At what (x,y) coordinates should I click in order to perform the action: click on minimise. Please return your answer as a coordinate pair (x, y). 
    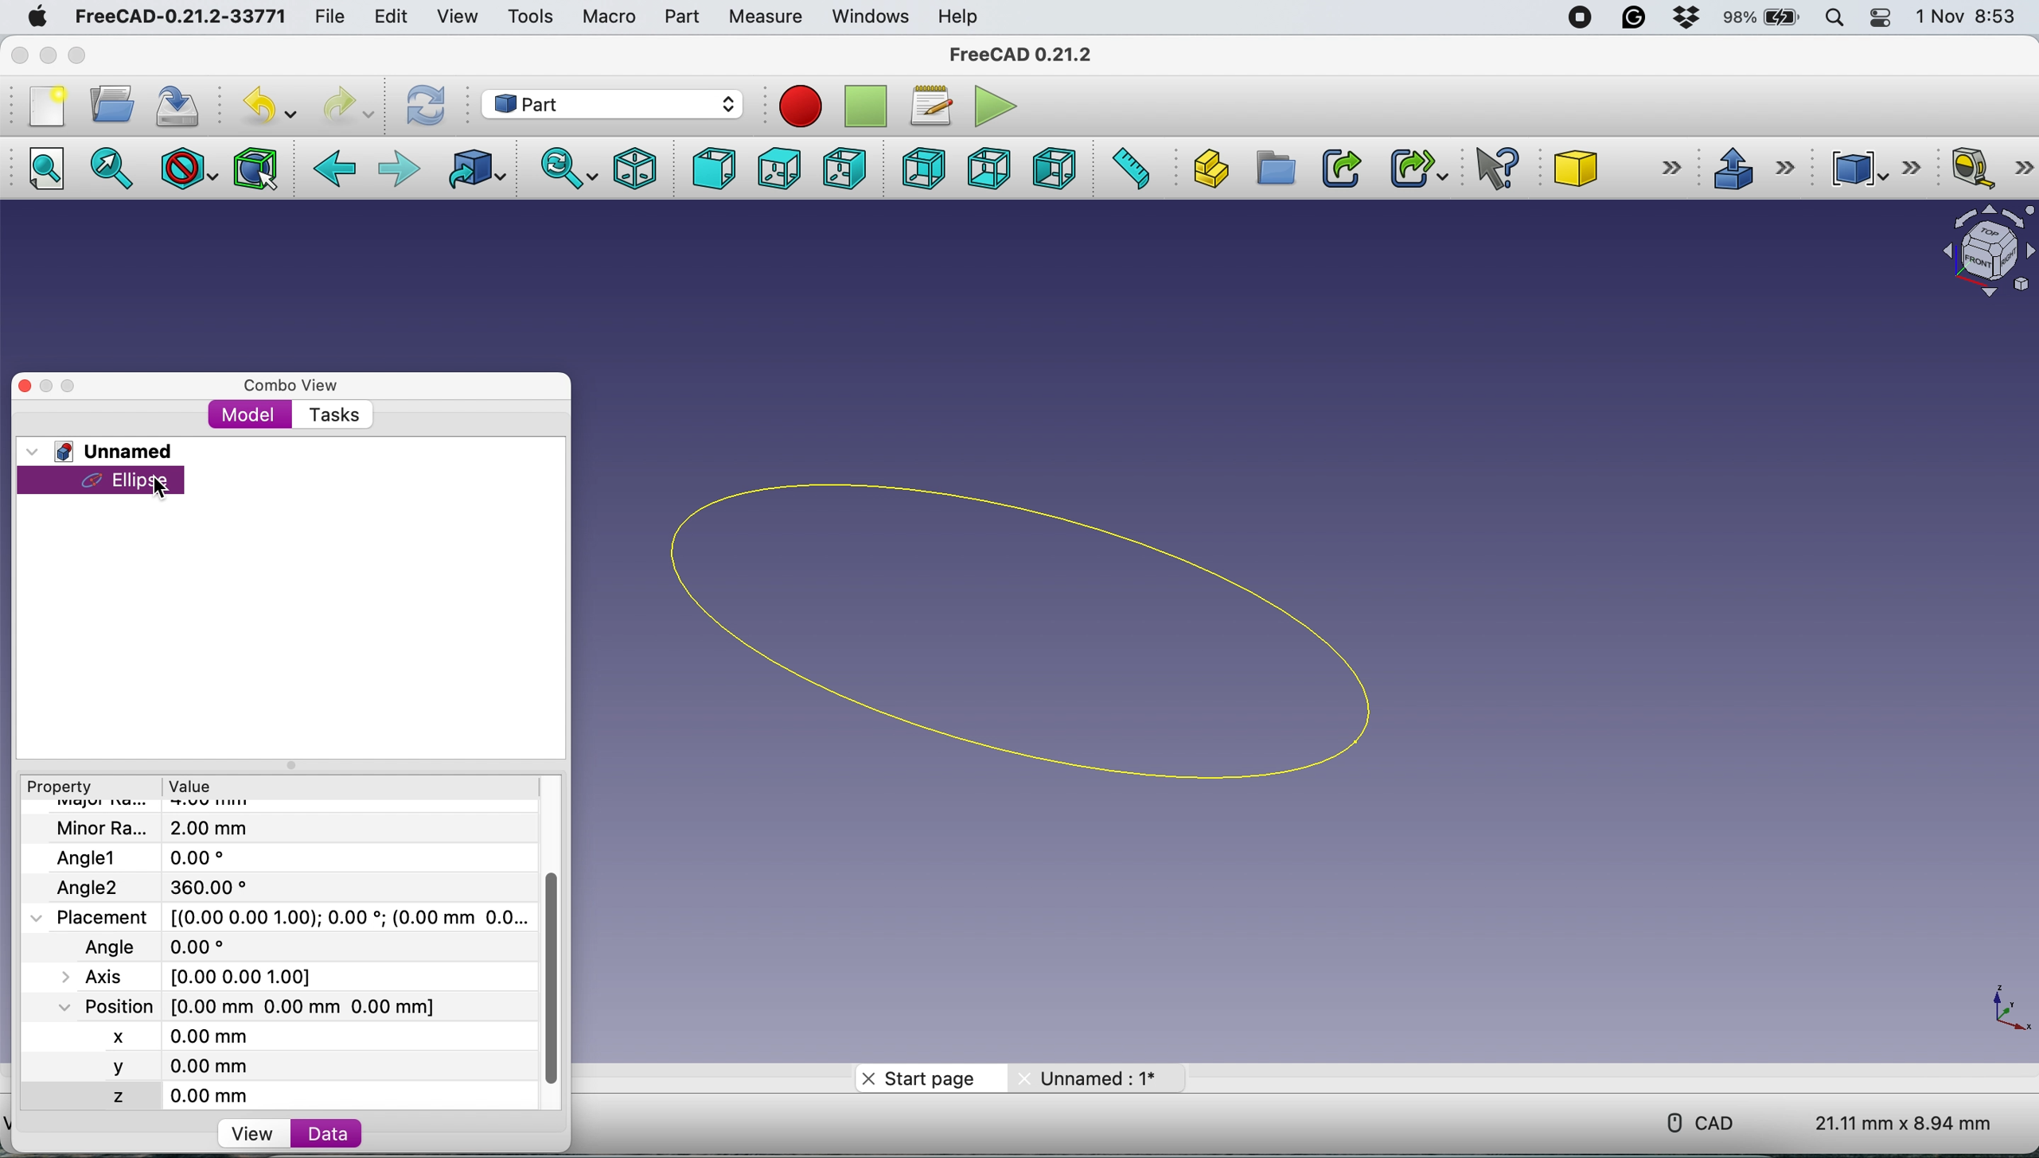
    Looking at the image, I should click on (45, 56).